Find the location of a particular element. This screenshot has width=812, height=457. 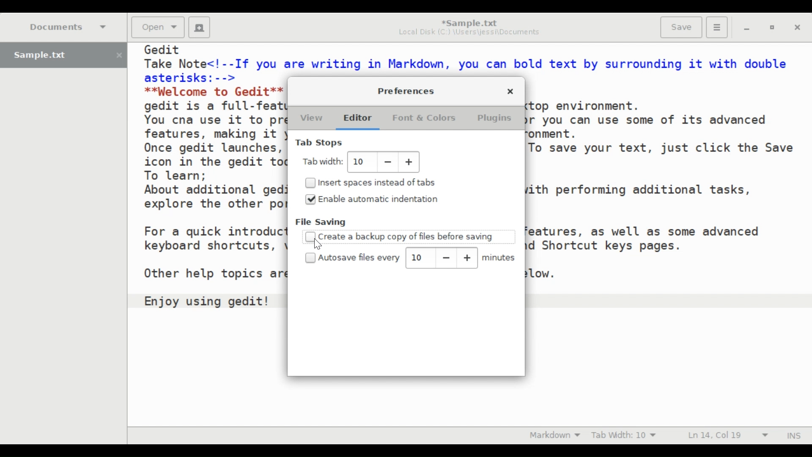

Create a new Document is located at coordinates (199, 28).